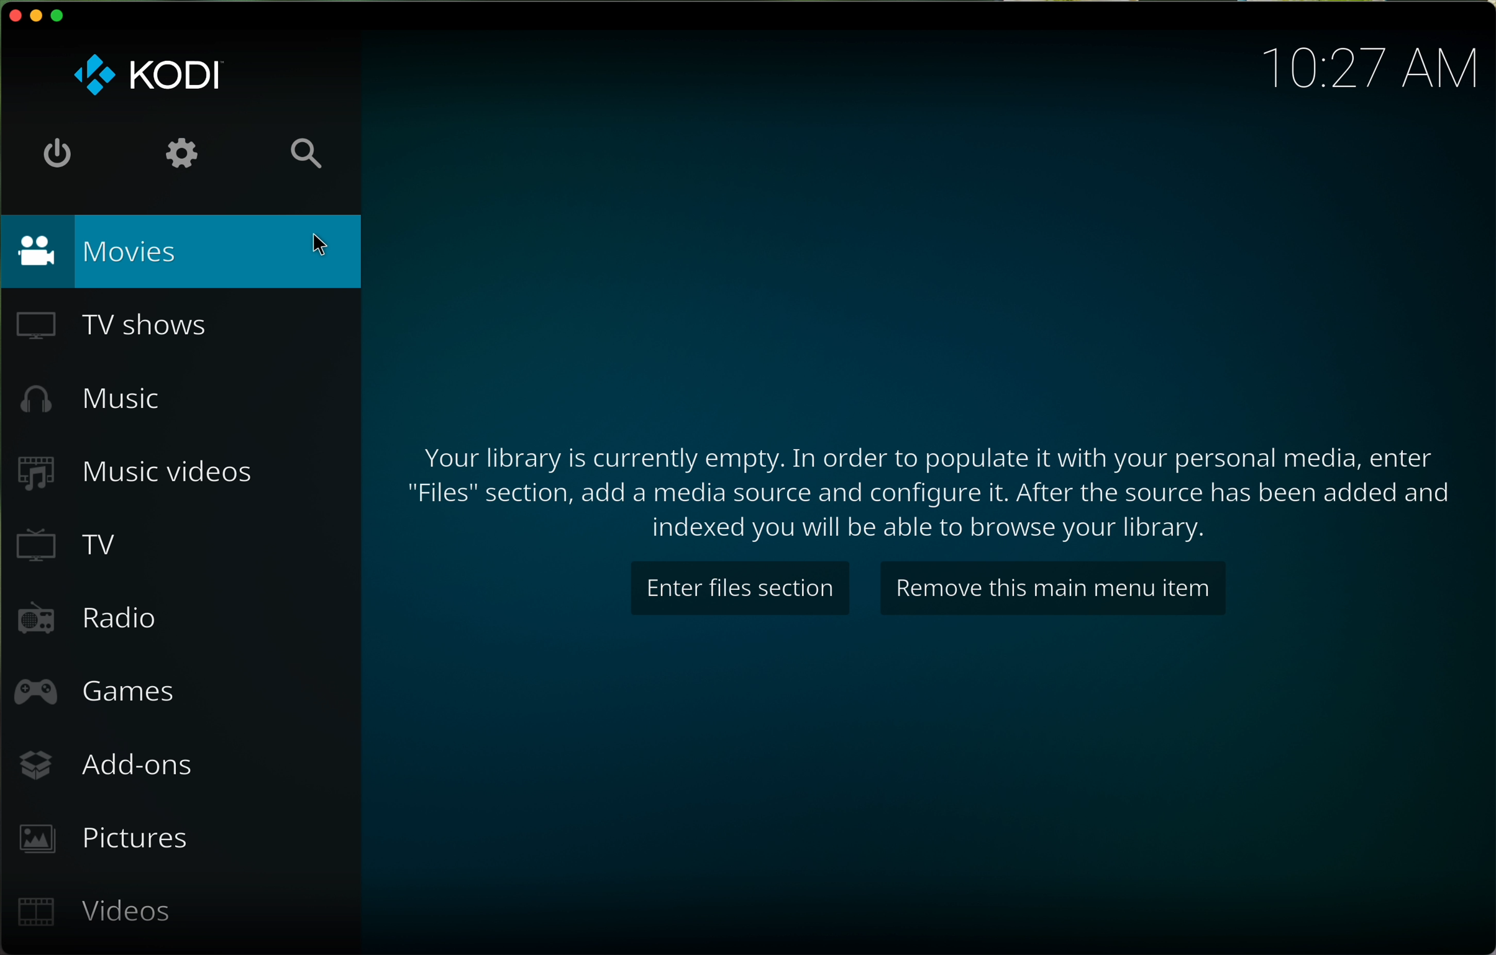  What do you see at coordinates (14, 12) in the screenshot?
I see `close` at bounding box center [14, 12].